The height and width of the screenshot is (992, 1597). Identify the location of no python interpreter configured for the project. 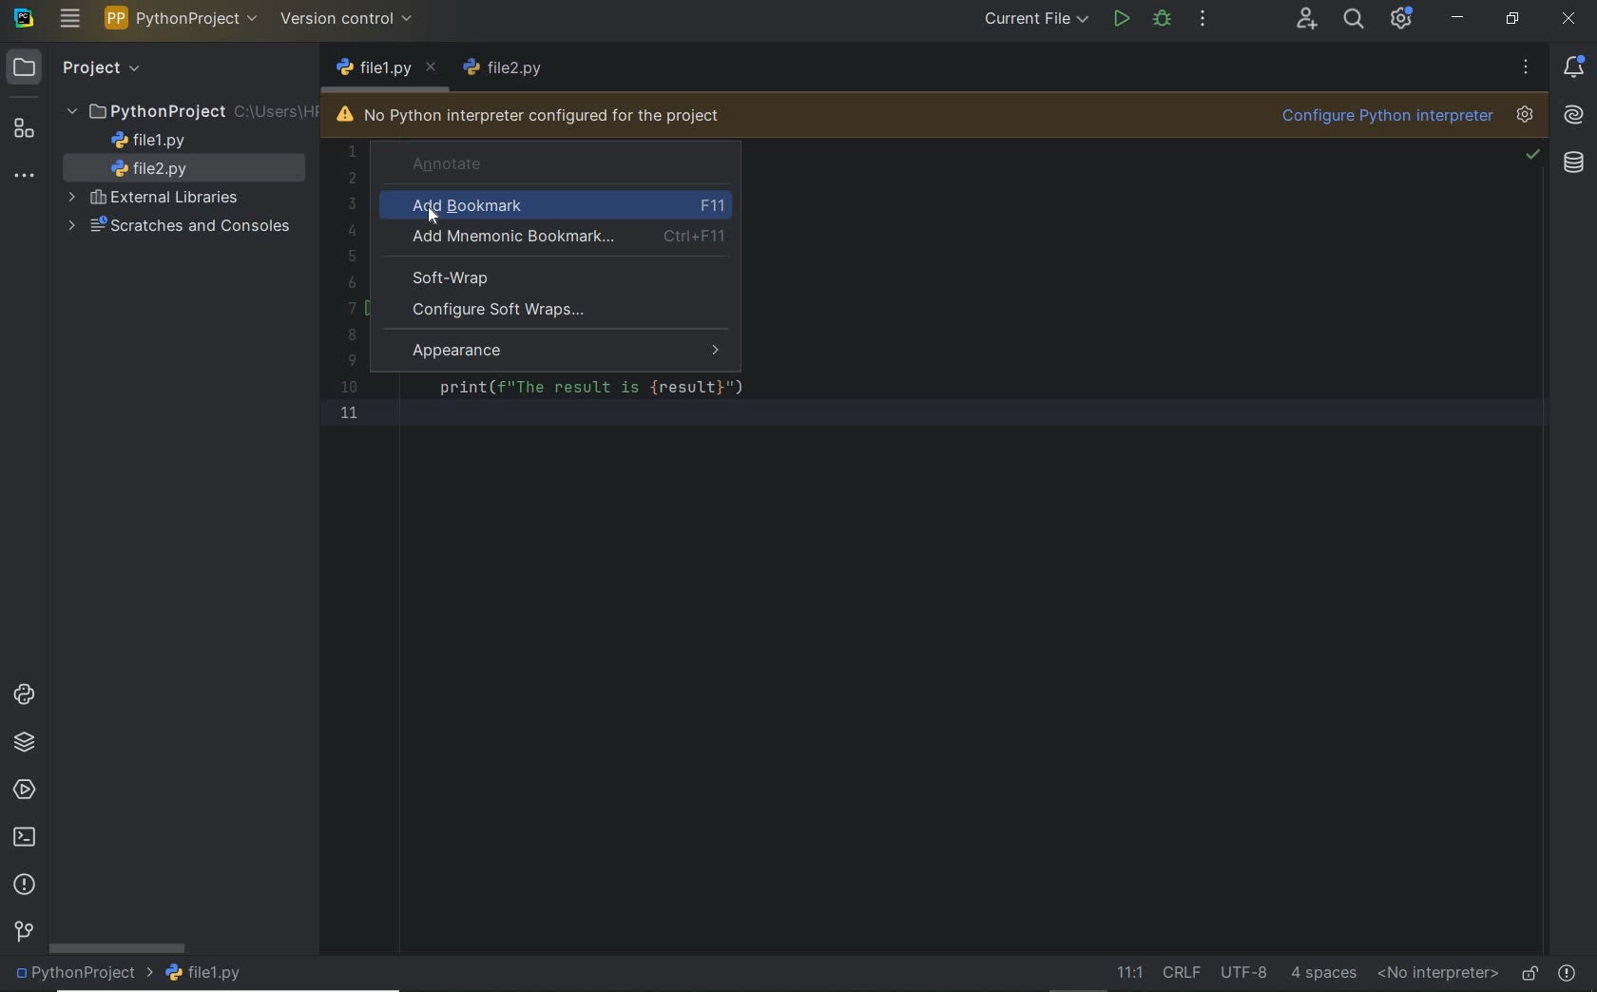
(529, 116).